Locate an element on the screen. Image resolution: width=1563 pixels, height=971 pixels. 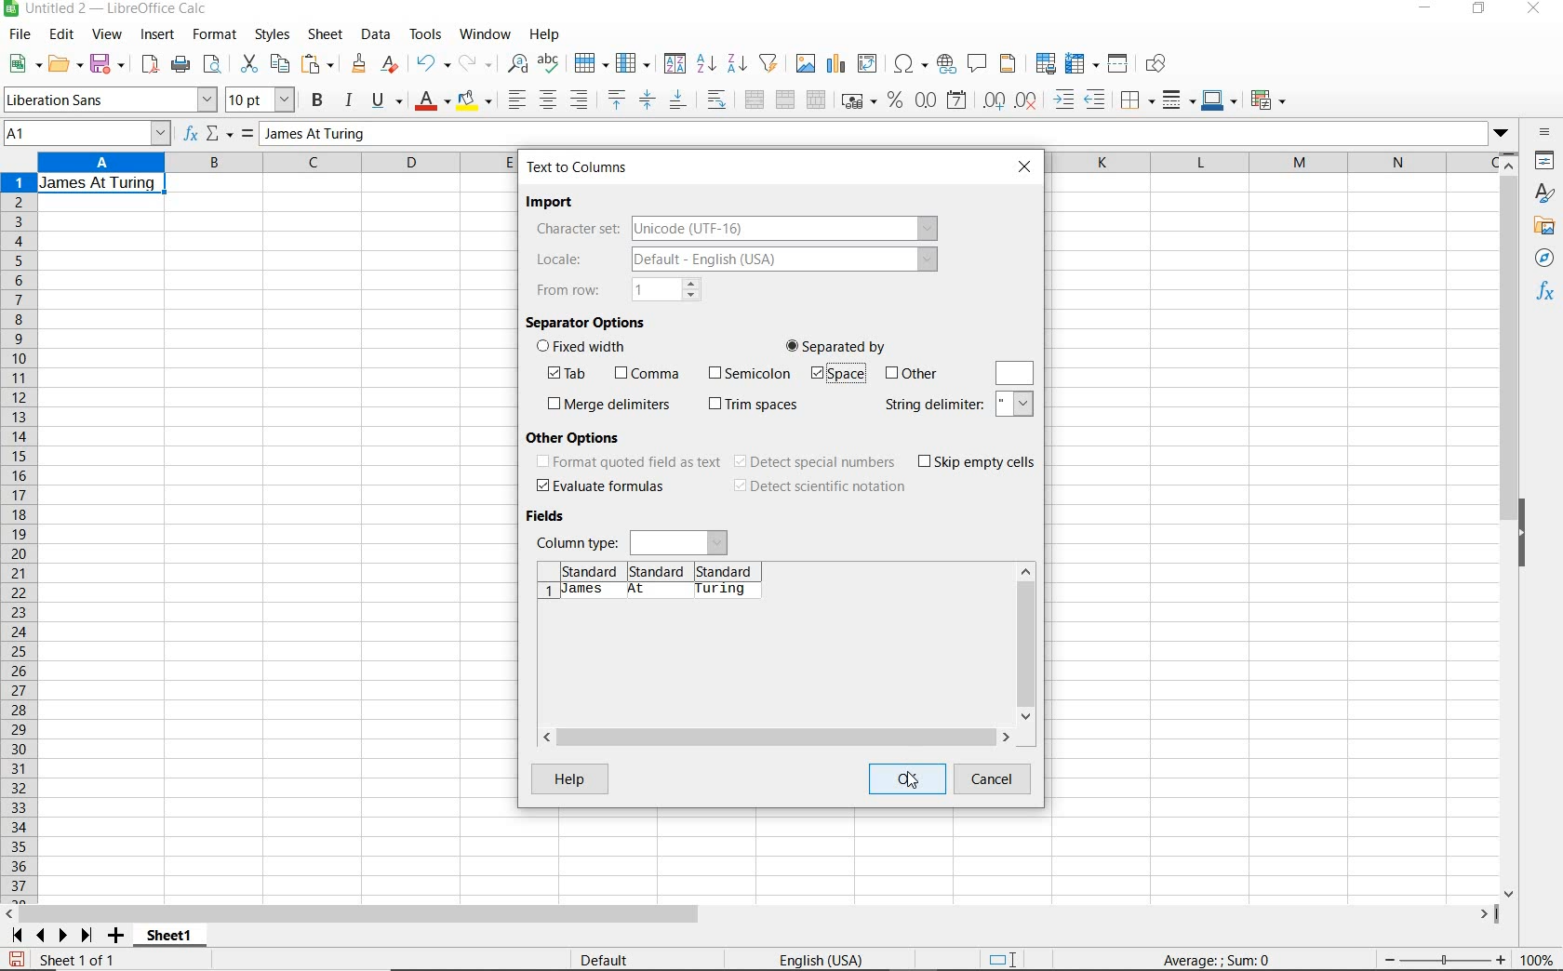
other options is located at coordinates (580, 436).